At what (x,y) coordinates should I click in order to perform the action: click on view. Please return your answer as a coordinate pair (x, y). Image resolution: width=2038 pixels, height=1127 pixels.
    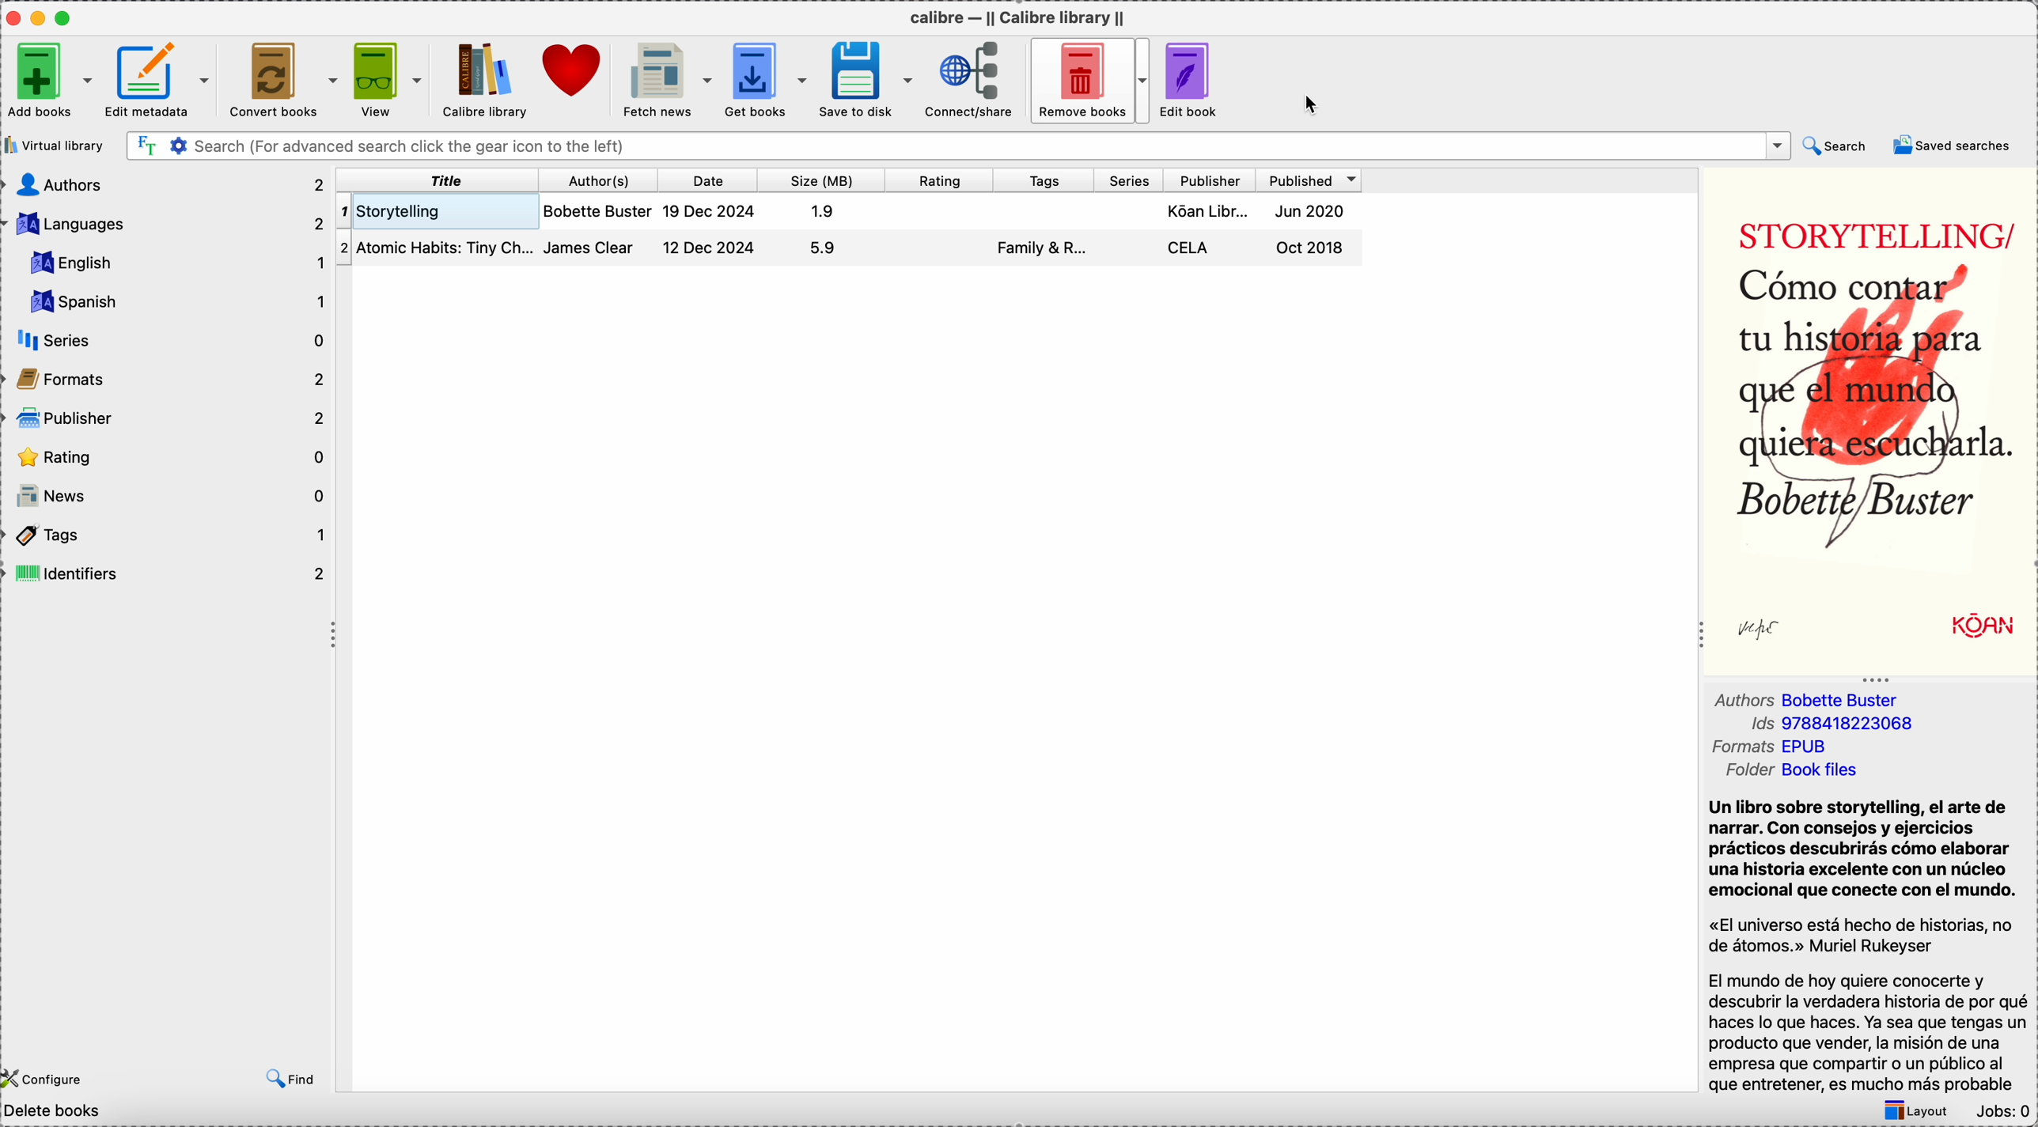
    Looking at the image, I should click on (386, 80).